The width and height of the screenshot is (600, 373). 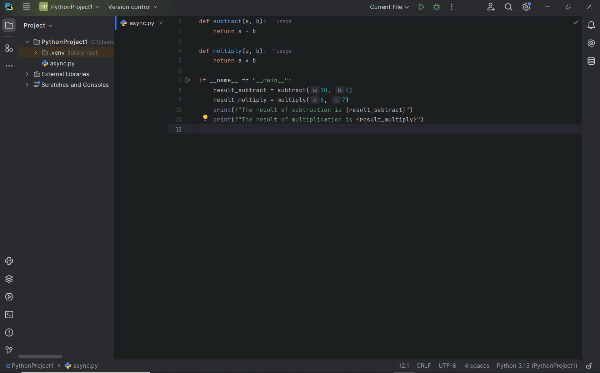 What do you see at coordinates (590, 6) in the screenshot?
I see `close` at bounding box center [590, 6].